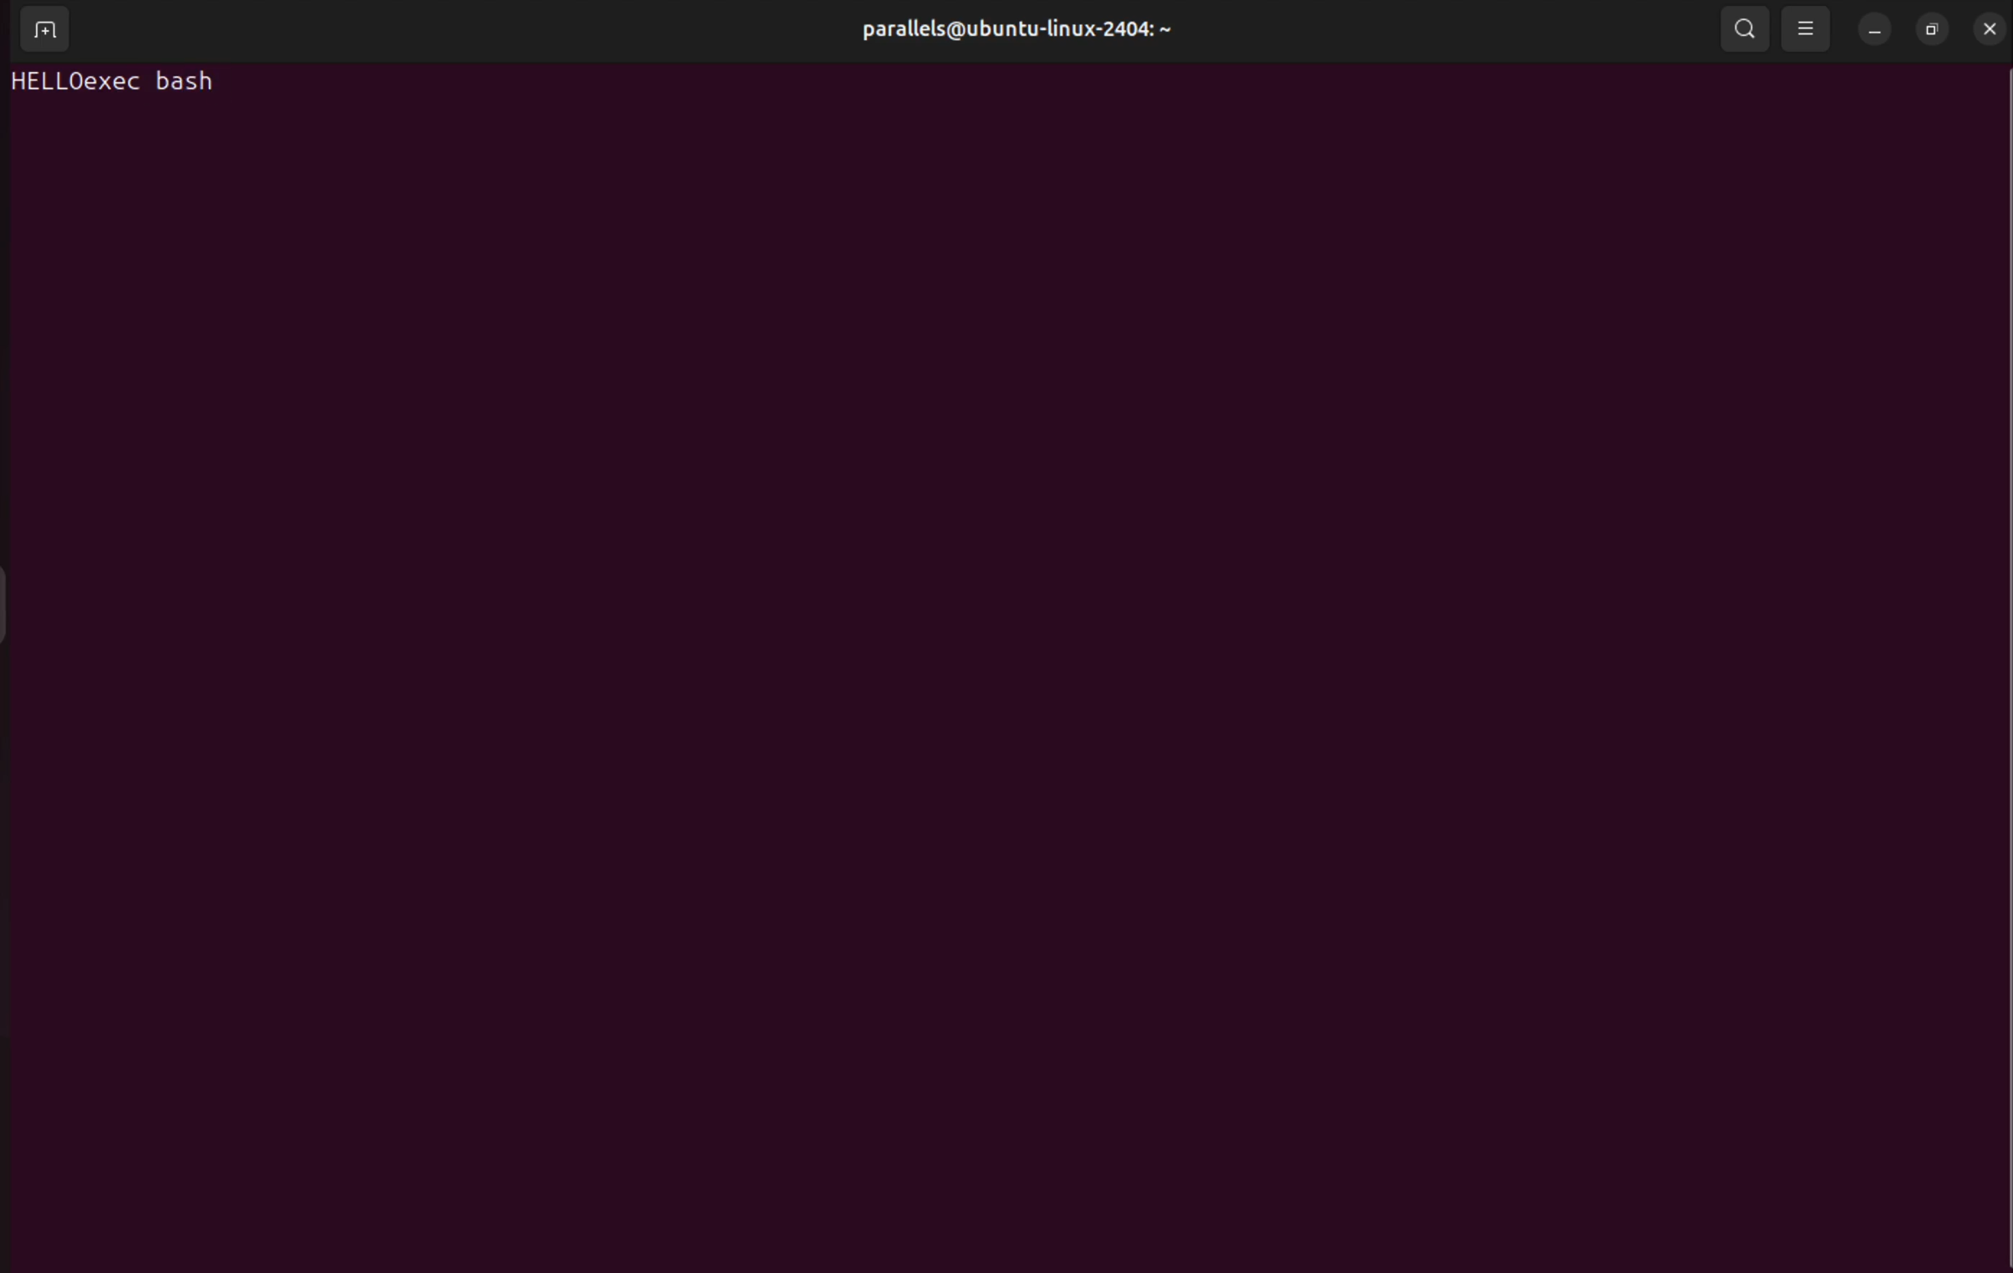  I want to click on username, so click(1055, 31).